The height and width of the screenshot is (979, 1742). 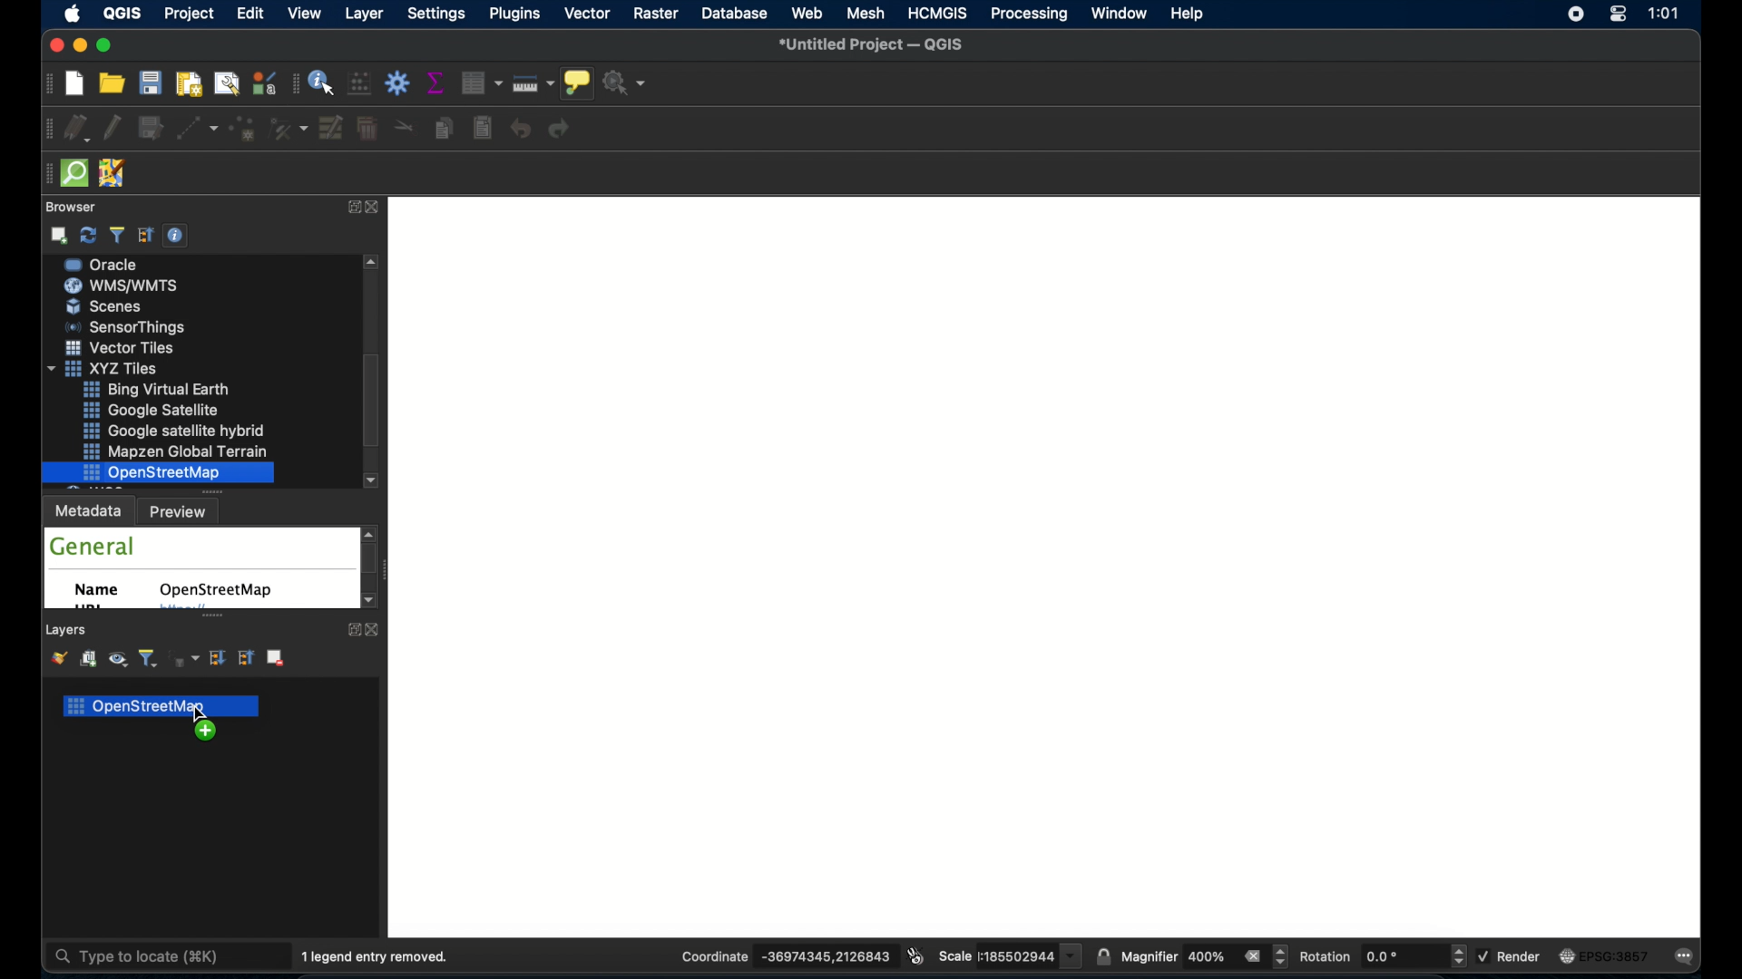 I want to click on scroll up arrow, so click(x=372, y=263).